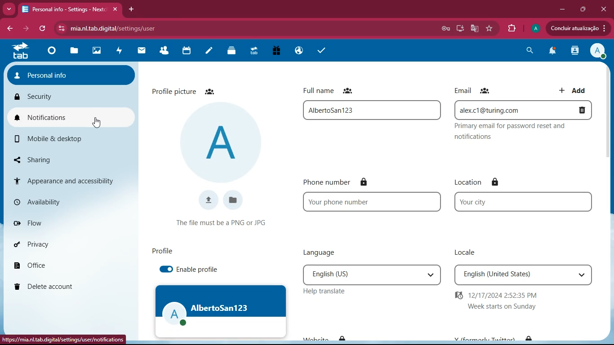 This screenshot has height=345, width=614. What do you see at coordinates (119, 52) in the screenshot?
I see `activity` at bounding box center [119, 52].